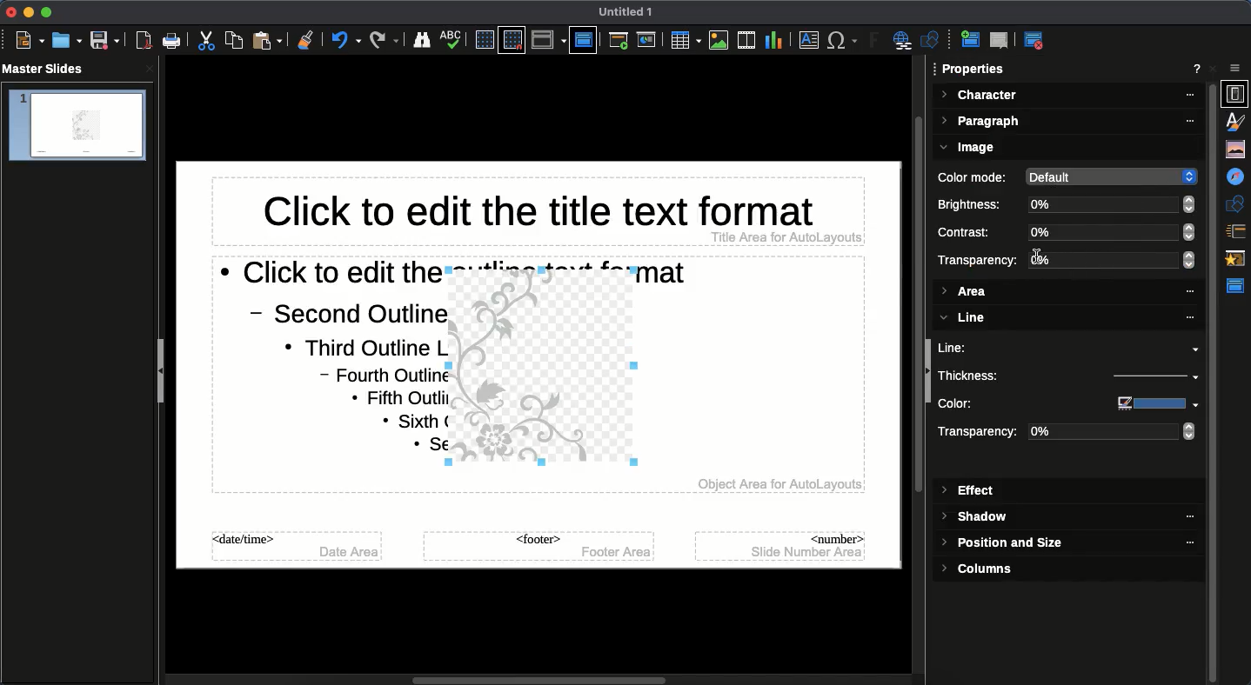 The image size is (1251, 685). Describe the element at coordinates (150, 69) in the screenshot. I see `close` at that location.